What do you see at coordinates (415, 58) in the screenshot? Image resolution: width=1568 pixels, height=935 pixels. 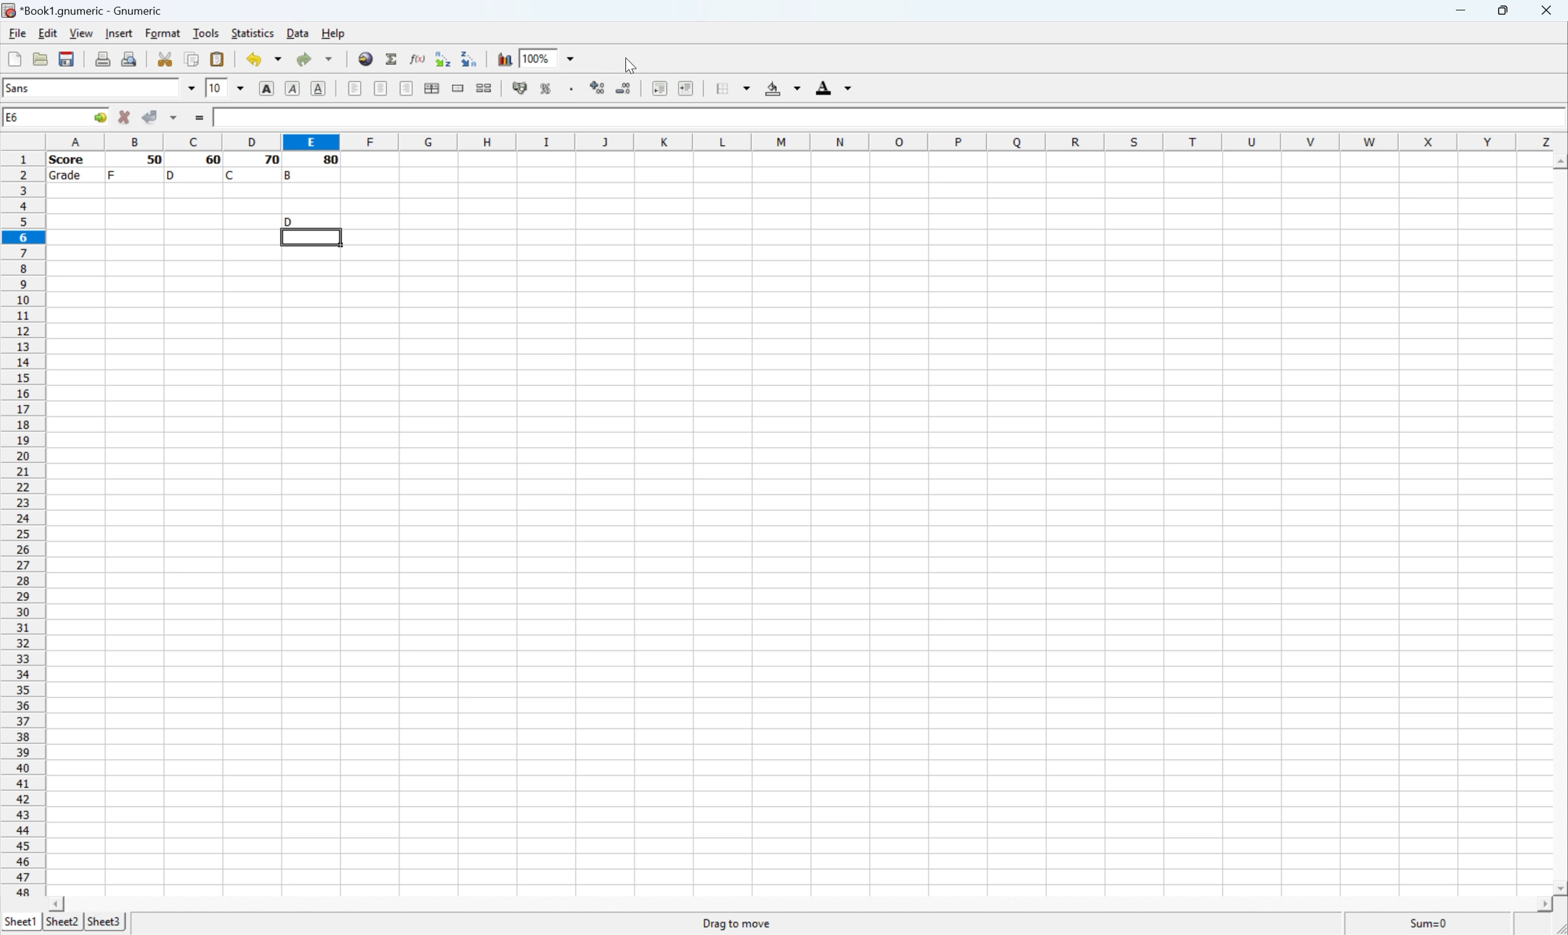 I see `Edit a function into the current cell` at bounding box center [415, 58].